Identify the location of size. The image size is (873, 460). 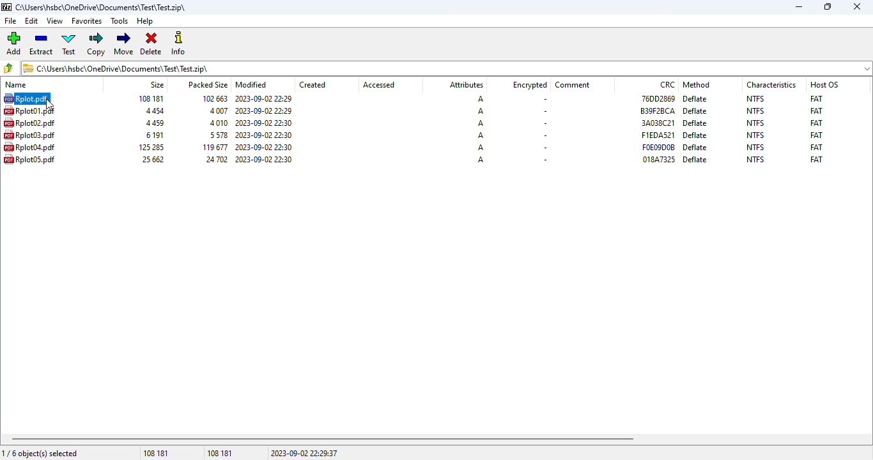
(153, 135).